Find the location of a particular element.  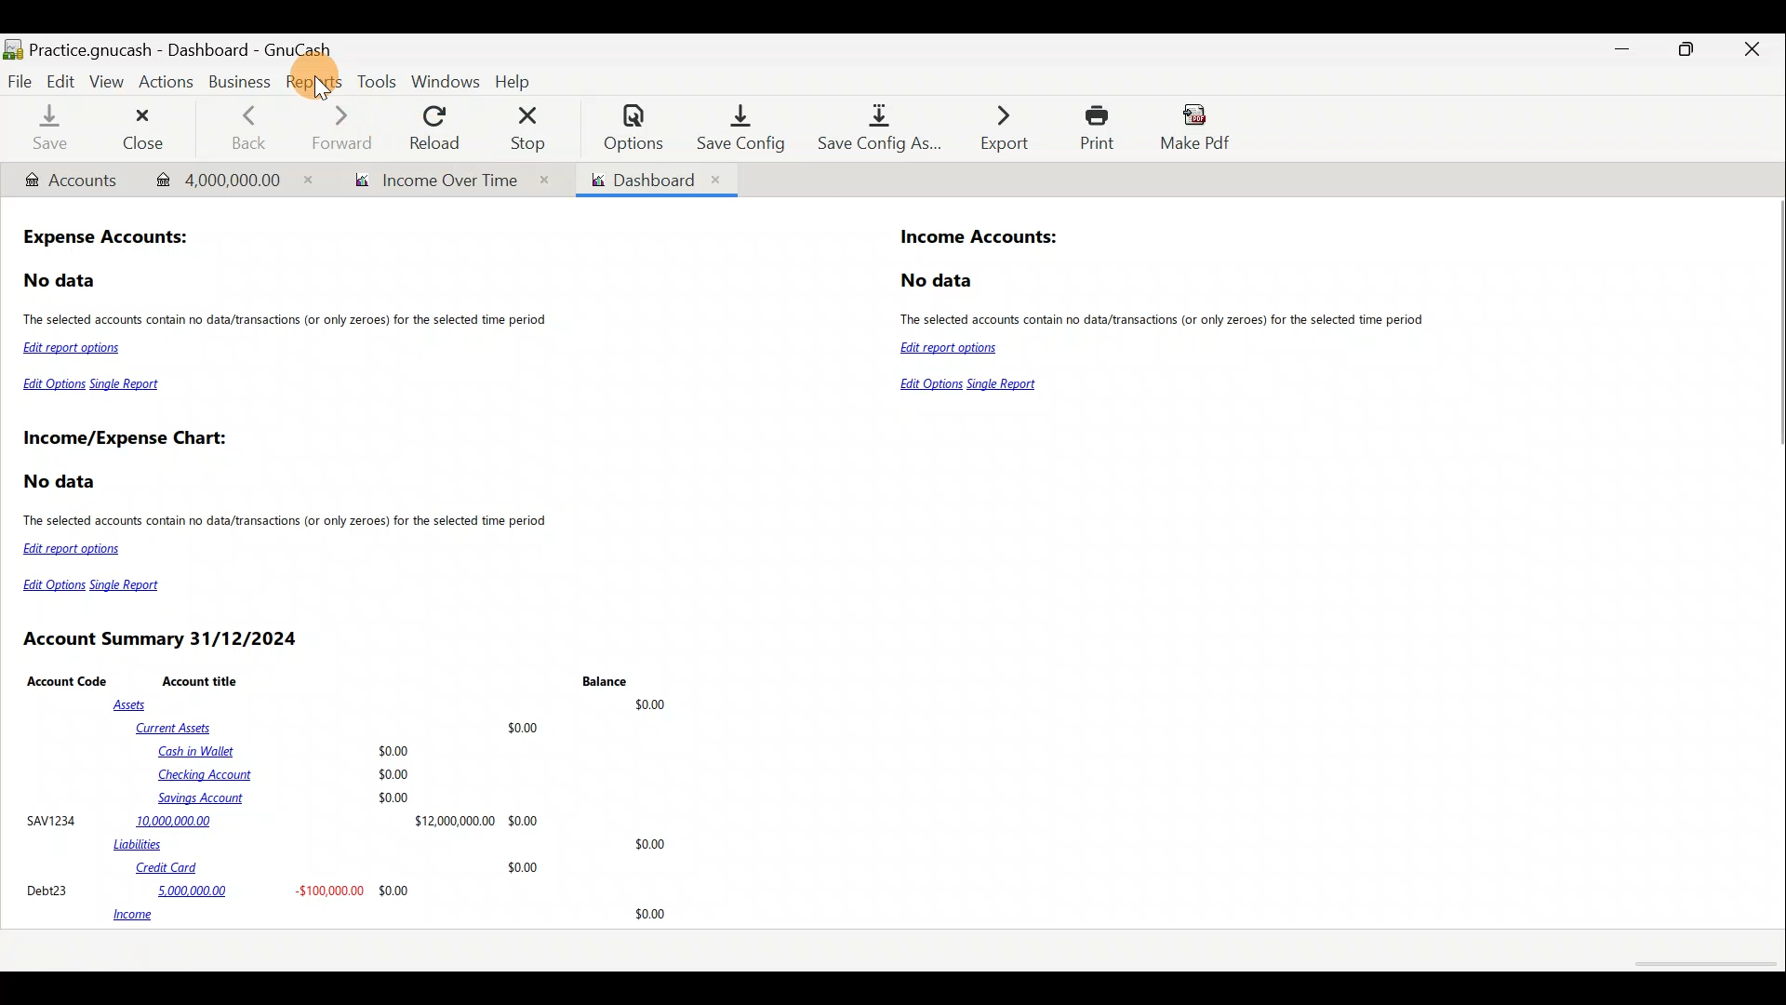

Reload is located at coordinates (438, 127).